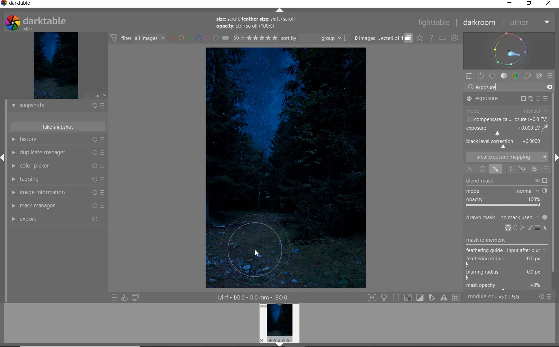  Describe the element at coordinates (280, 10) in the screenshot. I see `EXPAND/COLLAPSE` at that location.